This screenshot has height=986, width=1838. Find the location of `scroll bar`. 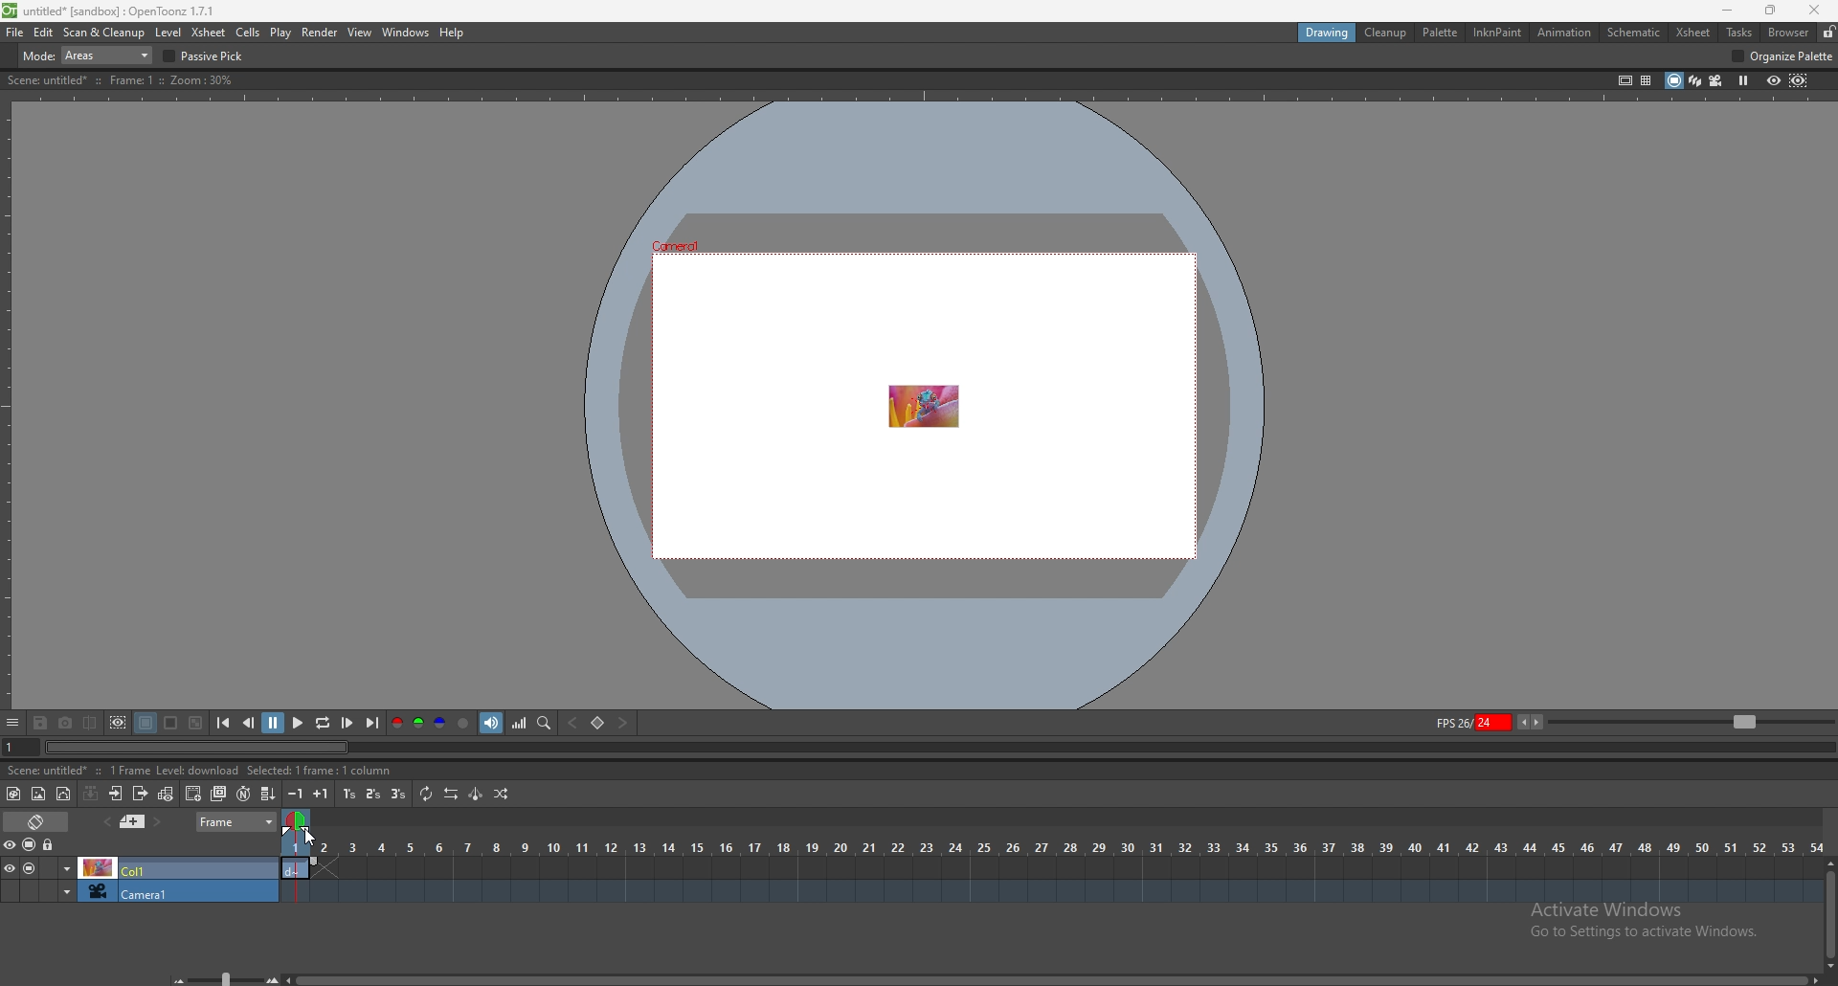

scroll bar is located at coordinates (1828, 913).